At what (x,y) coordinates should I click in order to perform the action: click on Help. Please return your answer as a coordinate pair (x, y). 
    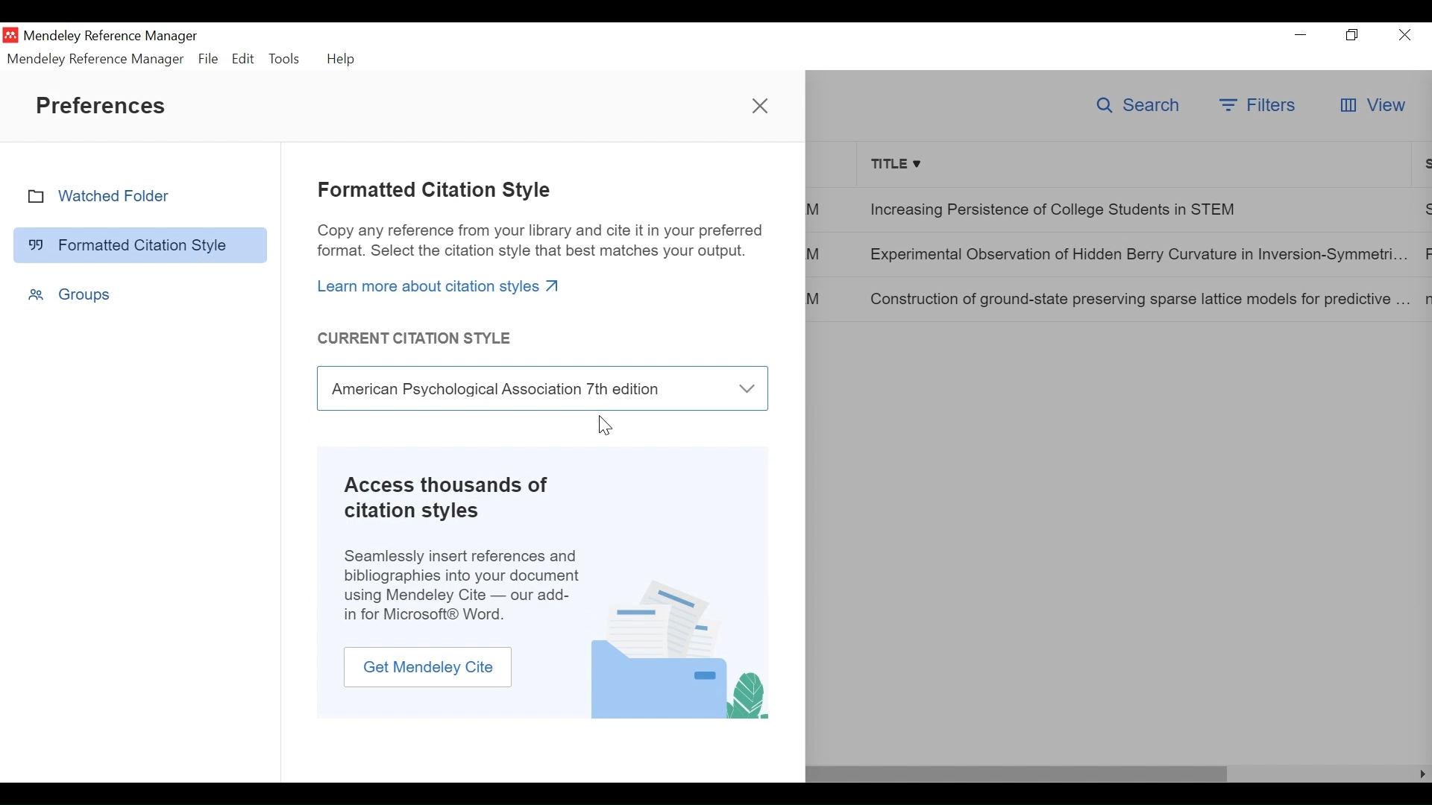
    Looking at the image, I should click on (344, 59).